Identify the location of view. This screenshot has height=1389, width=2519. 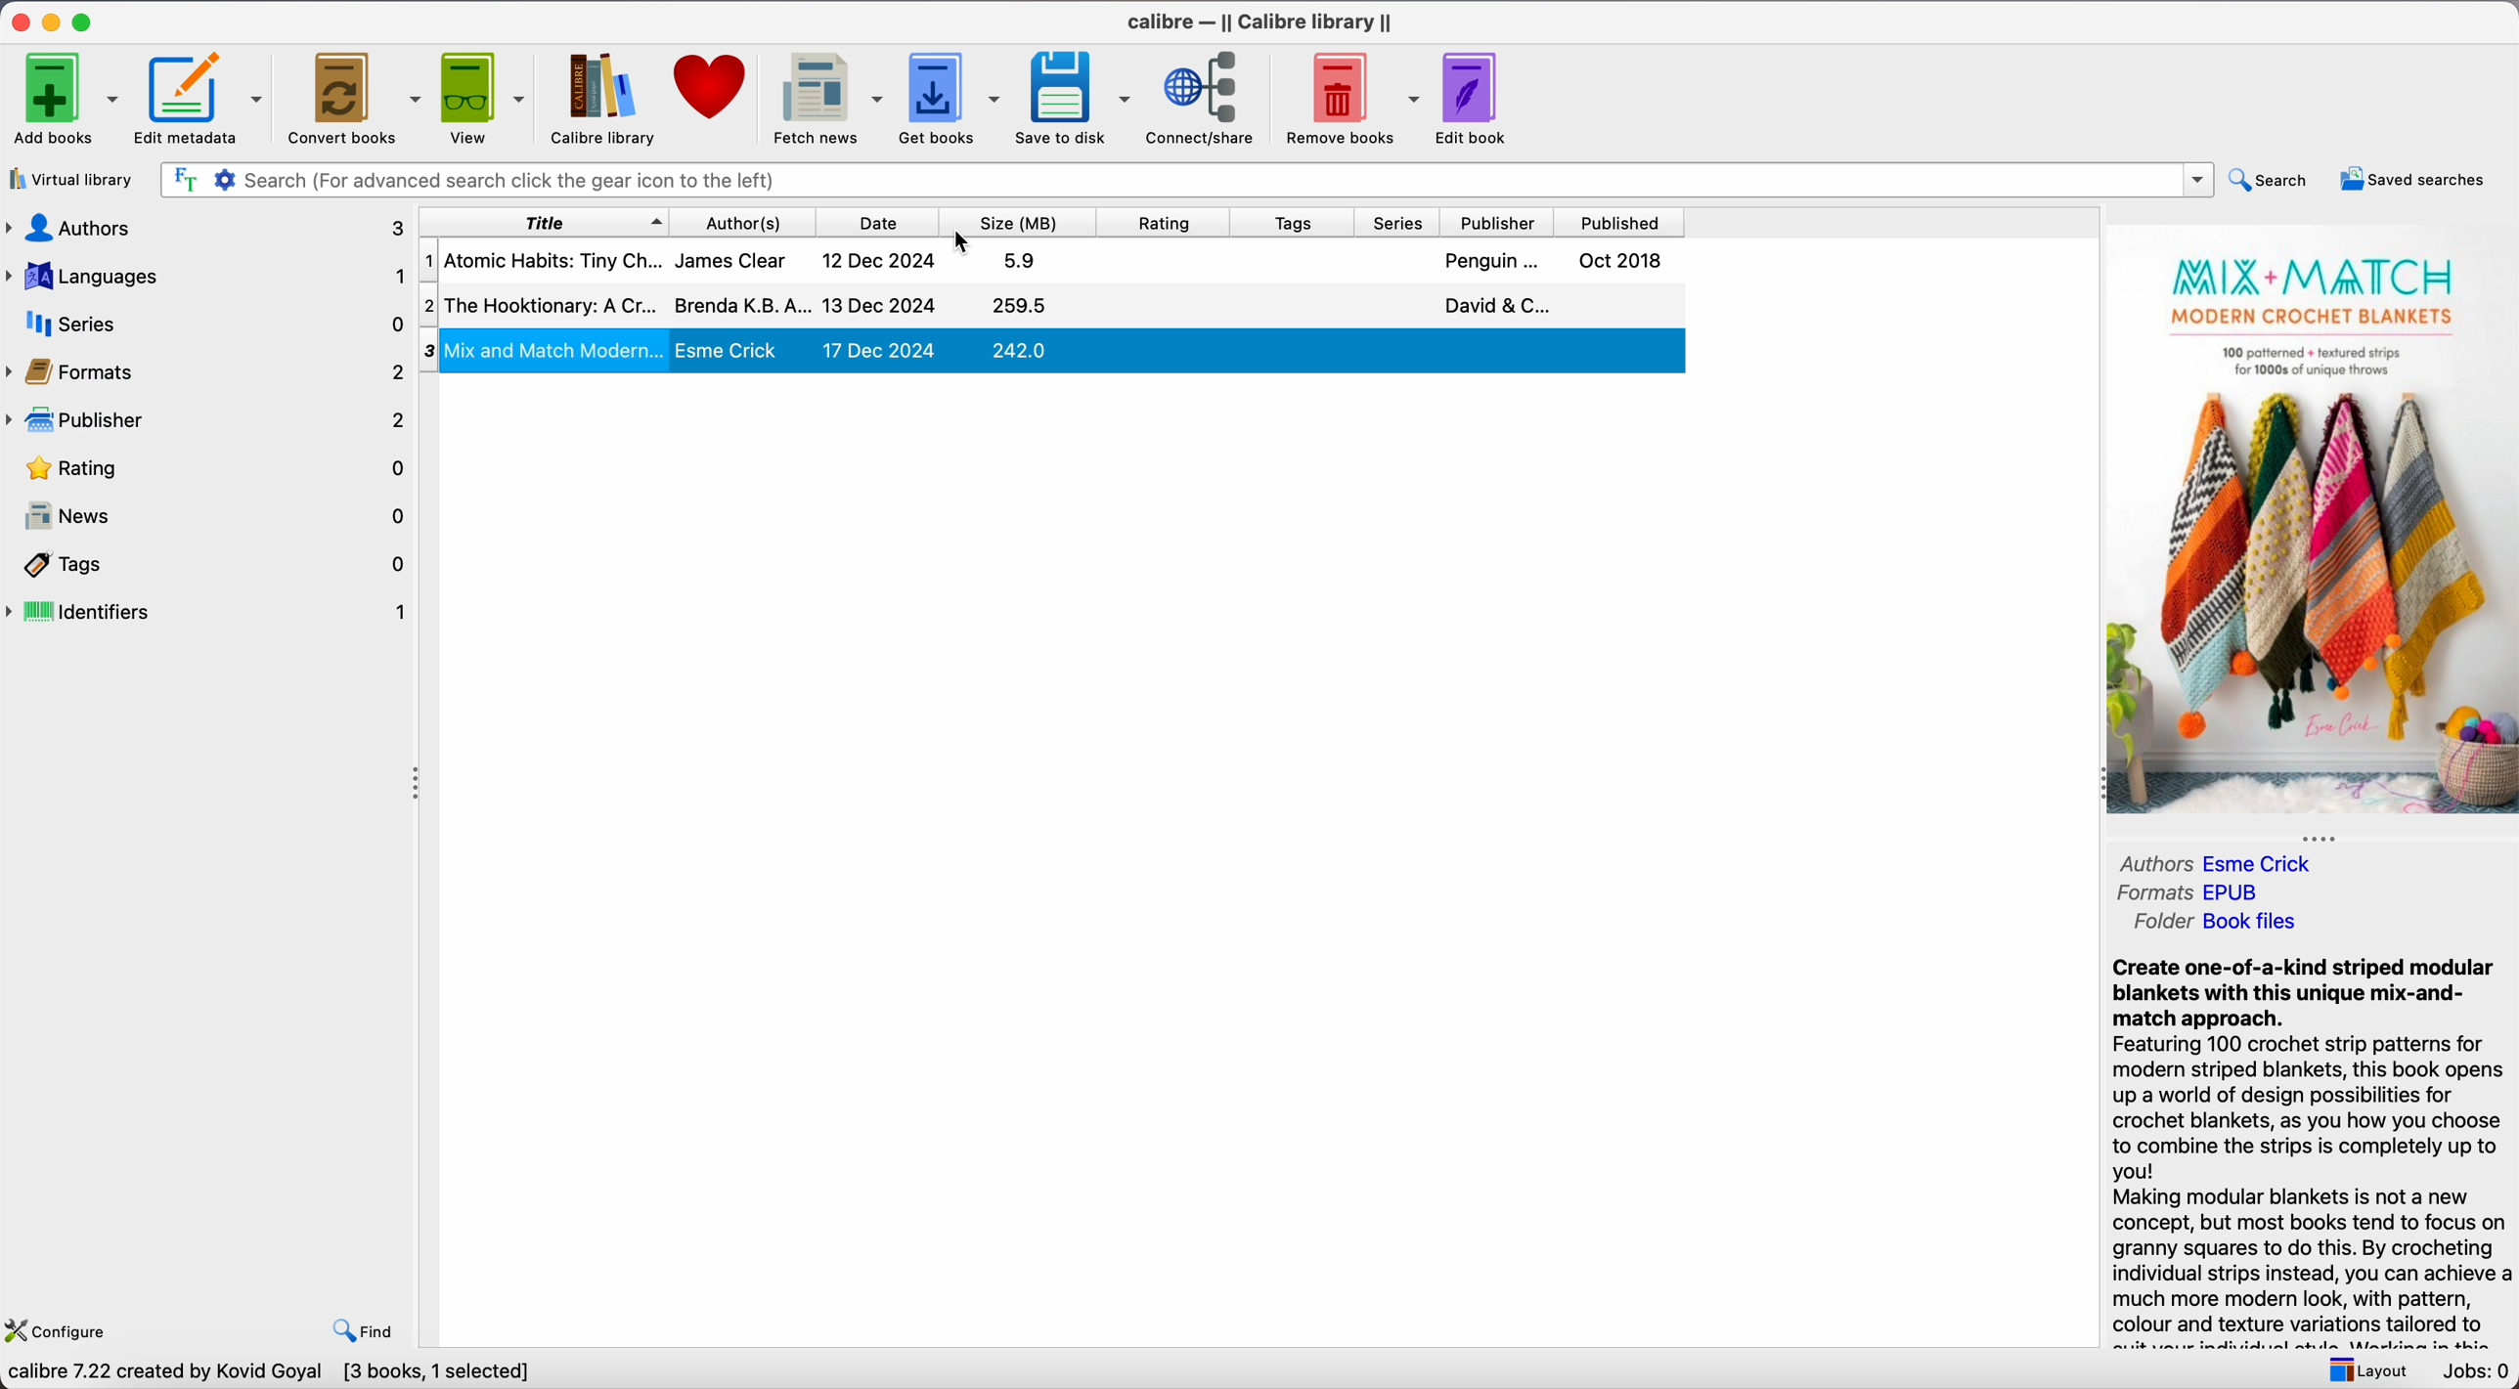
(485, 98).